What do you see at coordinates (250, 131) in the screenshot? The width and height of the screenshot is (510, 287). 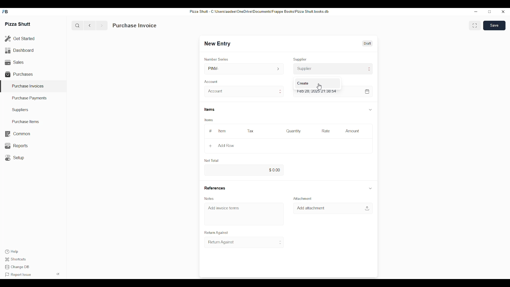 I see `Tax` at bounding box center [250, 131].